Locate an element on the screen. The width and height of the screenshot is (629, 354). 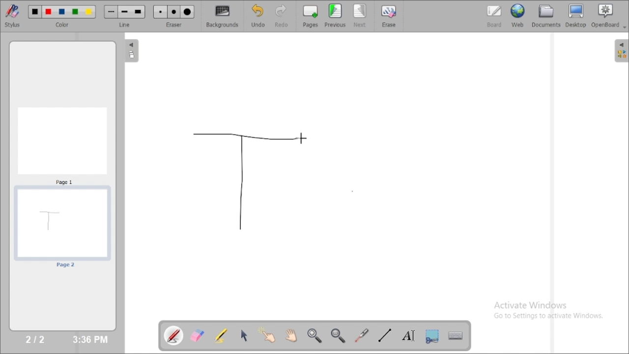
The flatplan (left panel) is located at coordinates (131, 52).